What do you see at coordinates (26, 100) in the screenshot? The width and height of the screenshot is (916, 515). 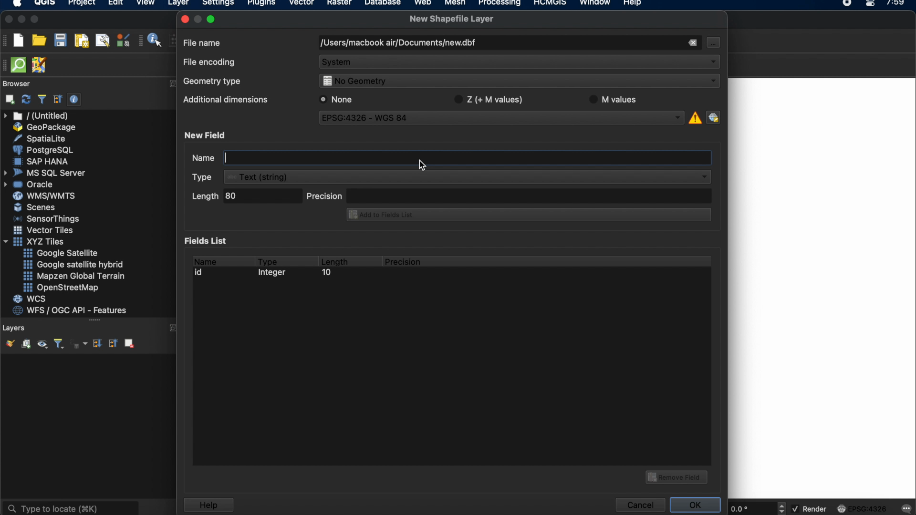 I see `refresh` at bounding box center [26, 100].